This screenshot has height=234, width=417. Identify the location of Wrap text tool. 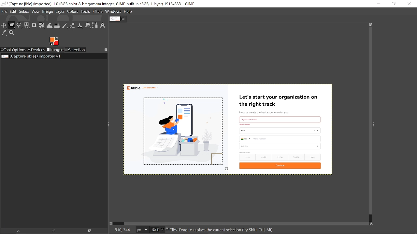
(50, 26).